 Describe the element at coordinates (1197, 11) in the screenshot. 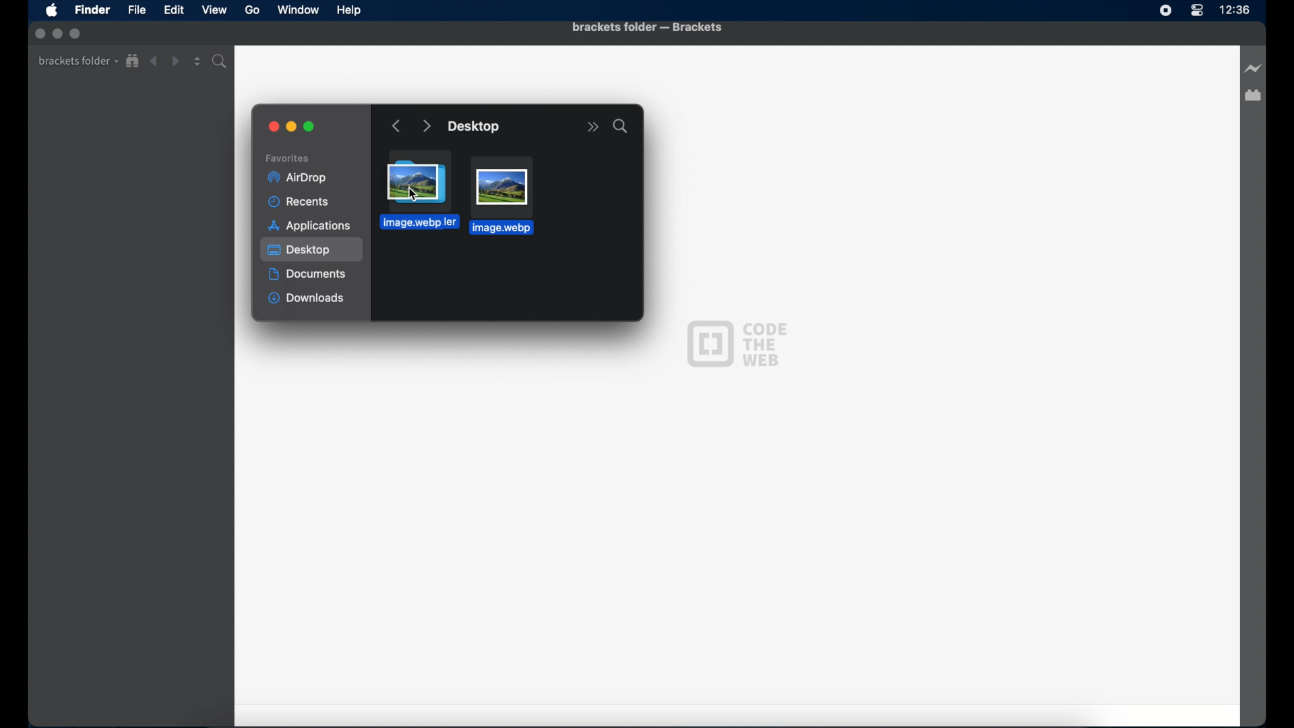

I see `control center` at that location.